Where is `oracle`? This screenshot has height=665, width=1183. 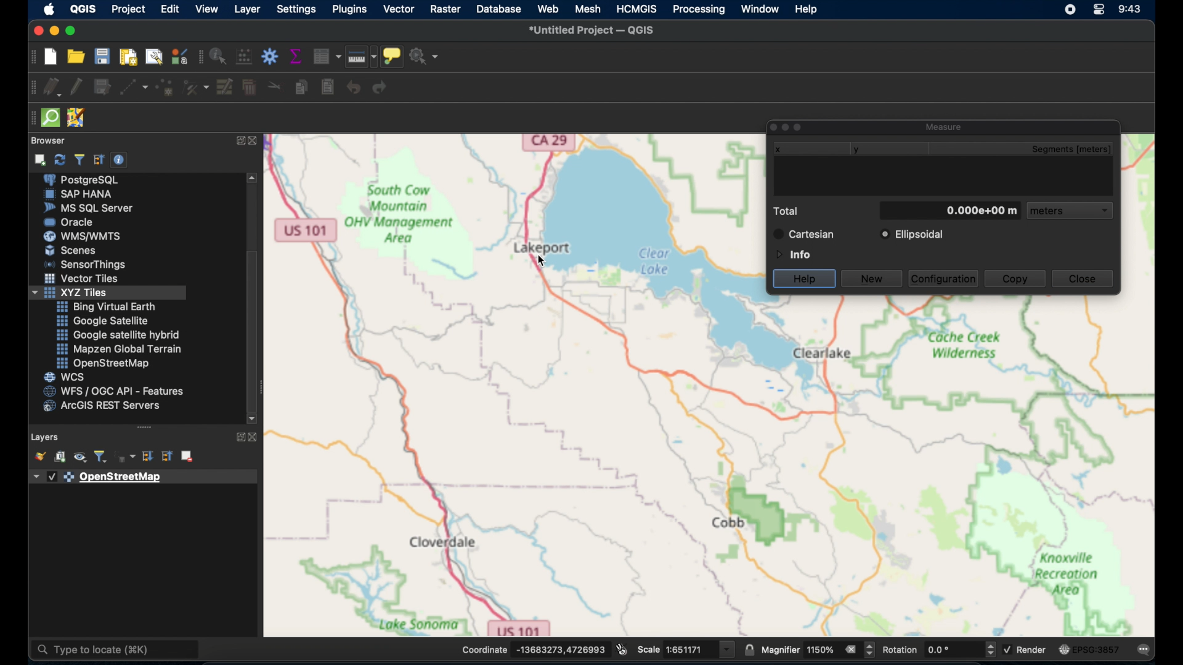 oracle is located at coordinates (71, 222).